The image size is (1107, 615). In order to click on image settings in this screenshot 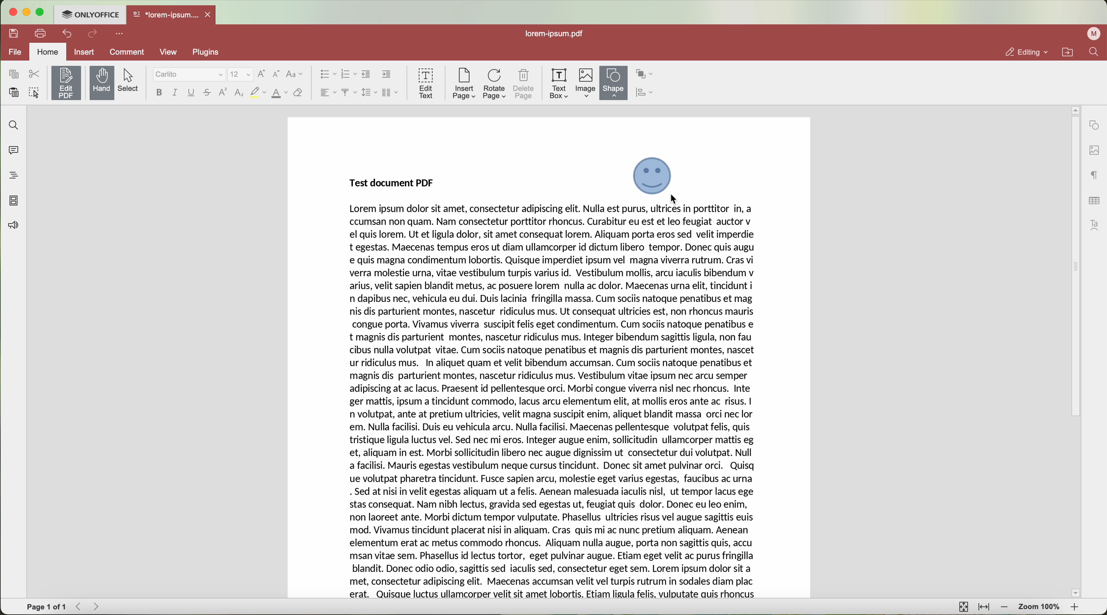, I will do `click(1094, 150)`.